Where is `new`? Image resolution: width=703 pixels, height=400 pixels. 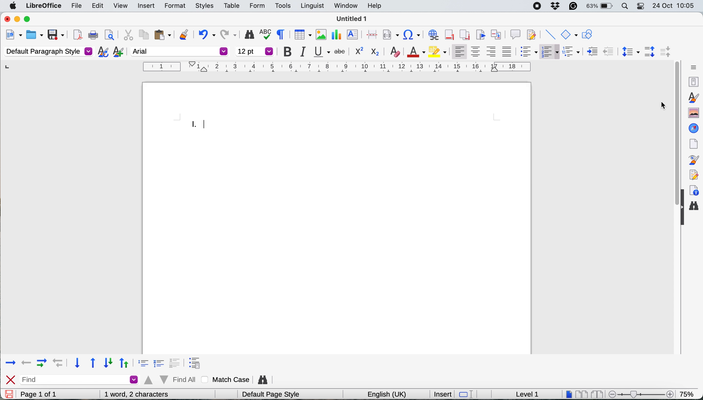
new is located at coordinates (13, 36).